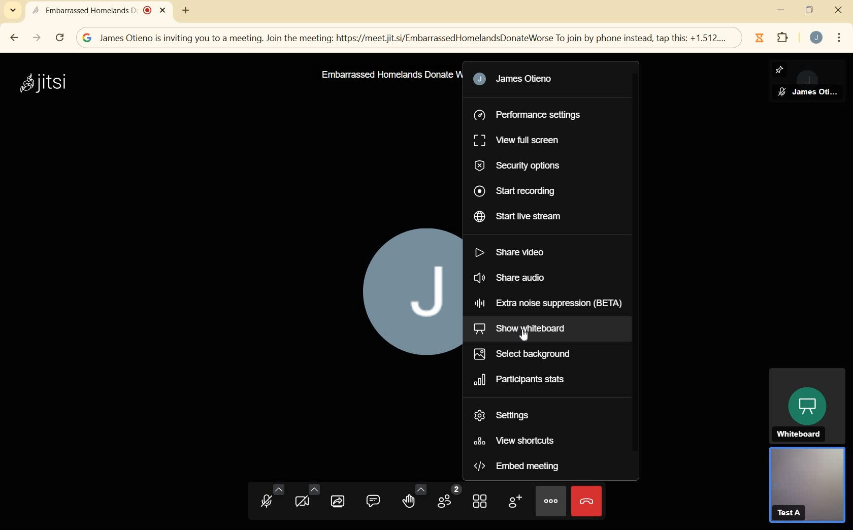 The width and height of the screenshot is (853, 530). Describe the element at coordinates (339, 502) in the screenshot. I see `screen sharing` at that location.